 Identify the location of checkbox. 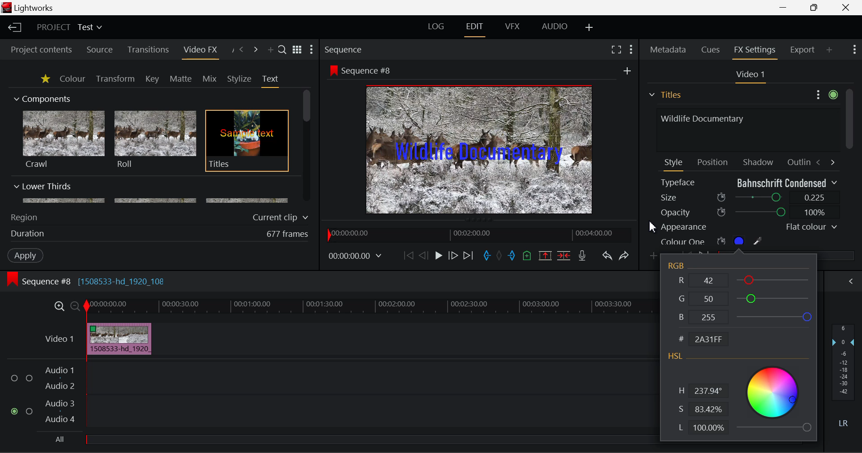
(31, 412).